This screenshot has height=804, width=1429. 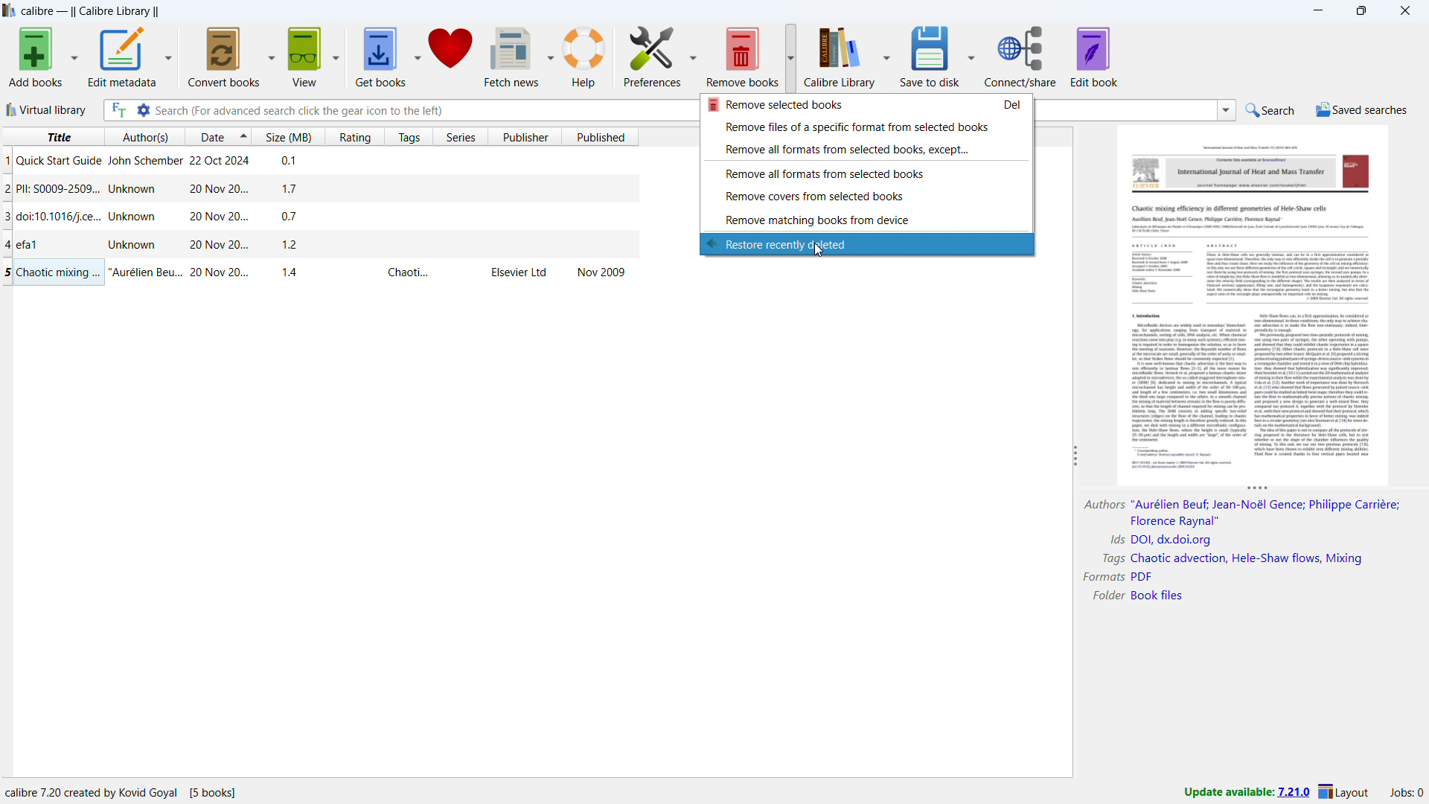 What do you see at coordinates (550, 57) in the screenshot?
I see `fetch news options` at bounding box center [550, 57].